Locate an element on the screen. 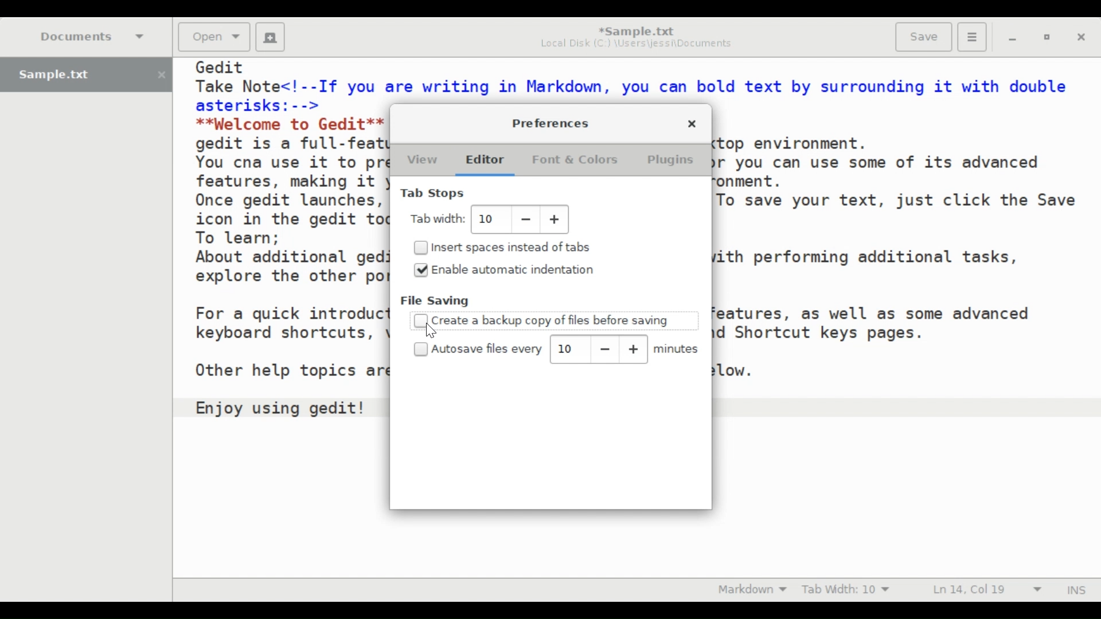 The height and width of the screenshot is (619, 1101). Open is located at coordinates (213, 37).